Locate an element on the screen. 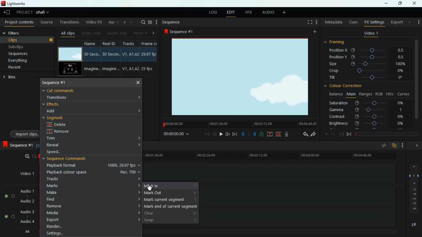 This screenshot has height=237, width=422. merge is located at coordinates (279, 134).